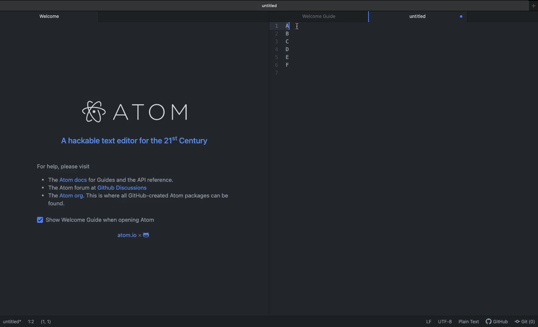 The height and width of the screenshot is (327, 538). Describe the element at coordinates (446, 322) in the screenshot. I see `UTF-8` at that location.